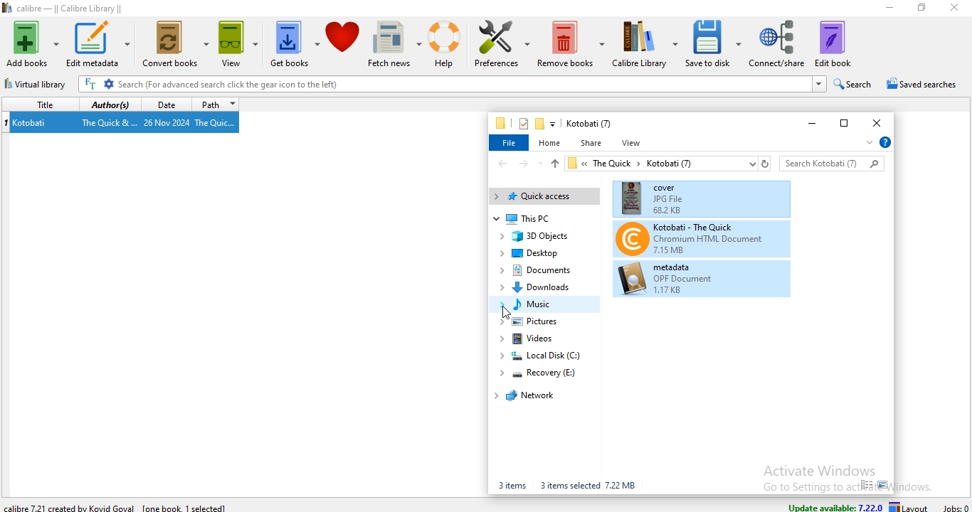 The width and height of the screenshot is (972, 512). I want to click on large icon view, so click(884, 485).